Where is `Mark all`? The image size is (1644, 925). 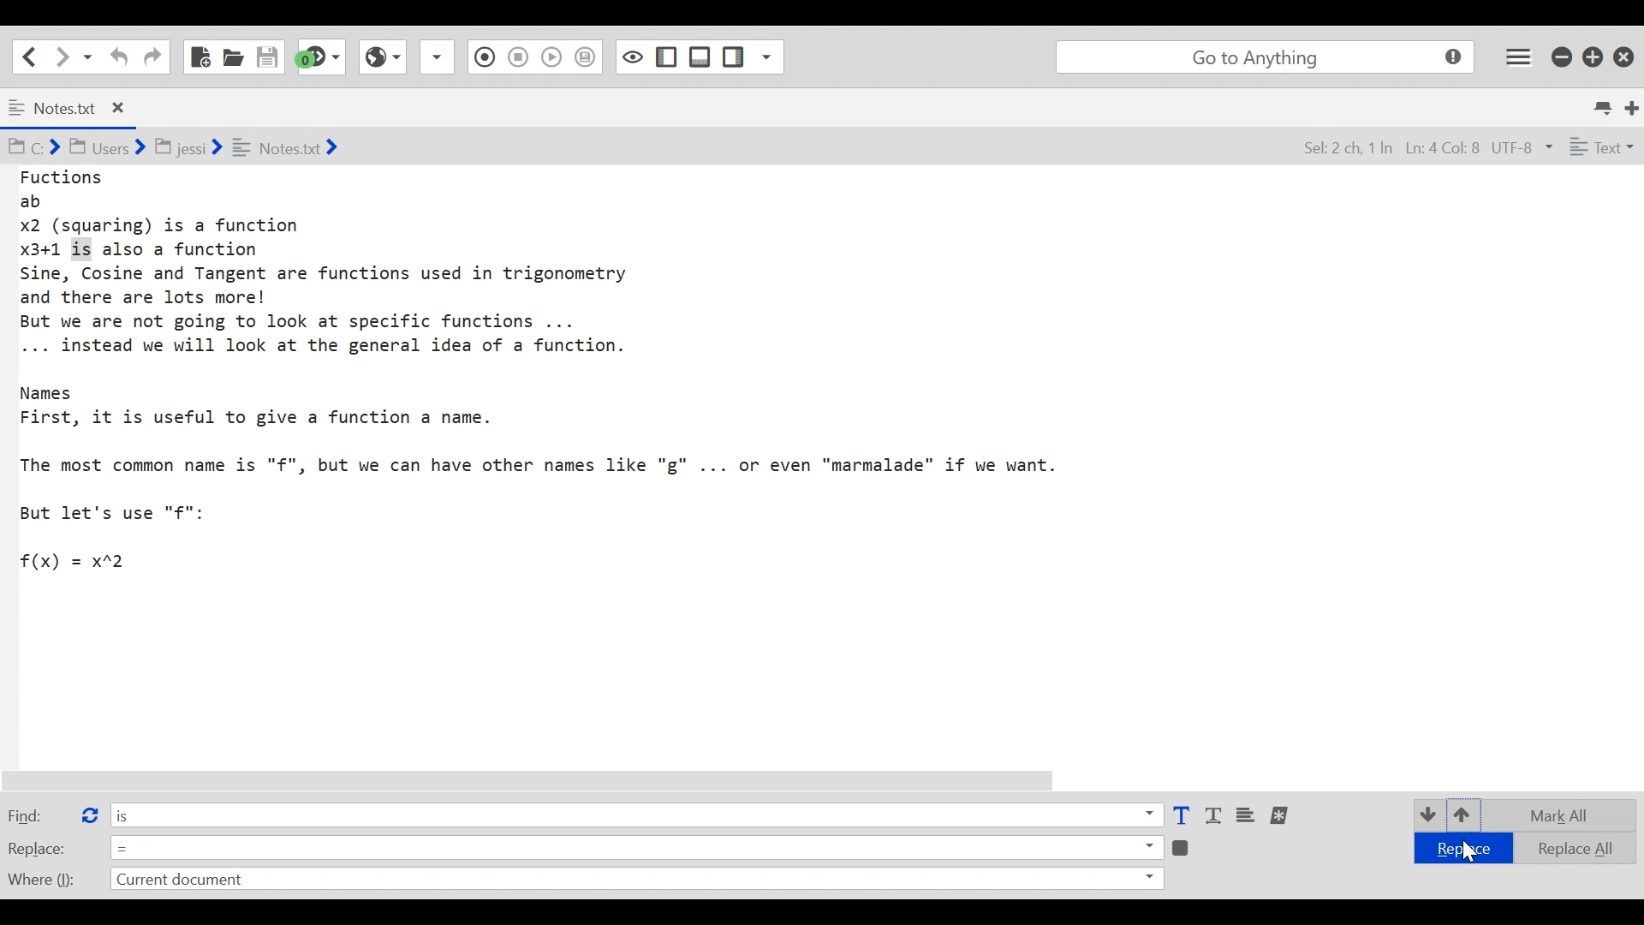 Mark all is located at coordinates (1565, 815).